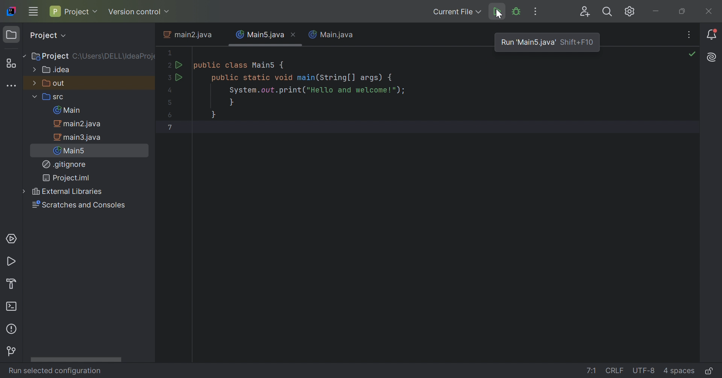 This screenshot has width=722, height=378. What do you see at coordinates (11, 284) in the screenshot?
I see `Build` at bounding box center [11, 284].